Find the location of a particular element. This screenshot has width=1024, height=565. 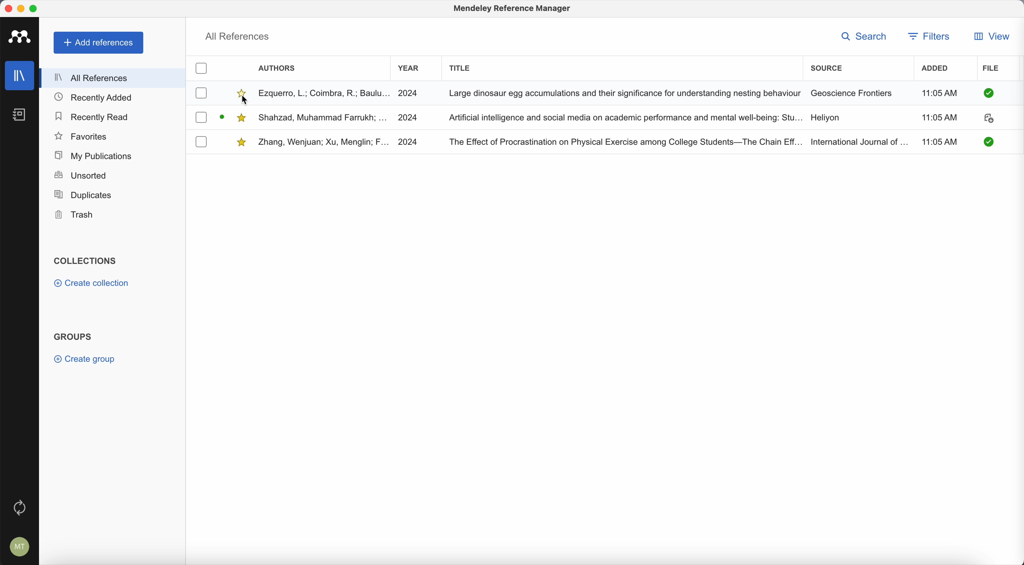

create group is located at coordinates (87, 359).